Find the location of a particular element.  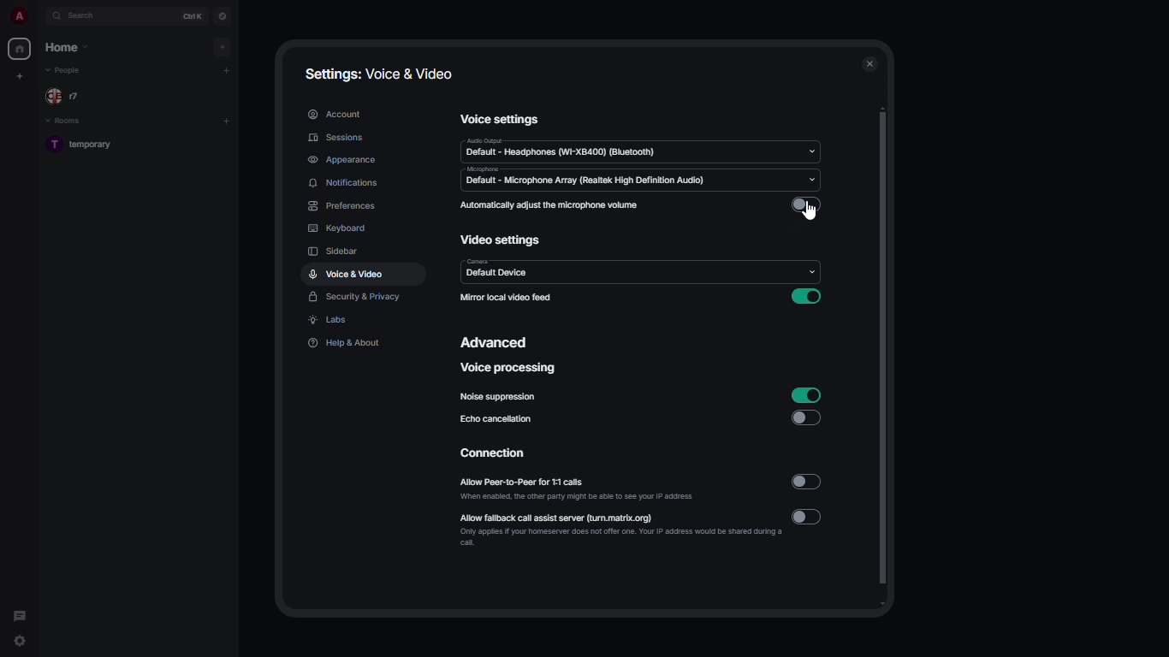

disabled is located at coordinates (810, 516).